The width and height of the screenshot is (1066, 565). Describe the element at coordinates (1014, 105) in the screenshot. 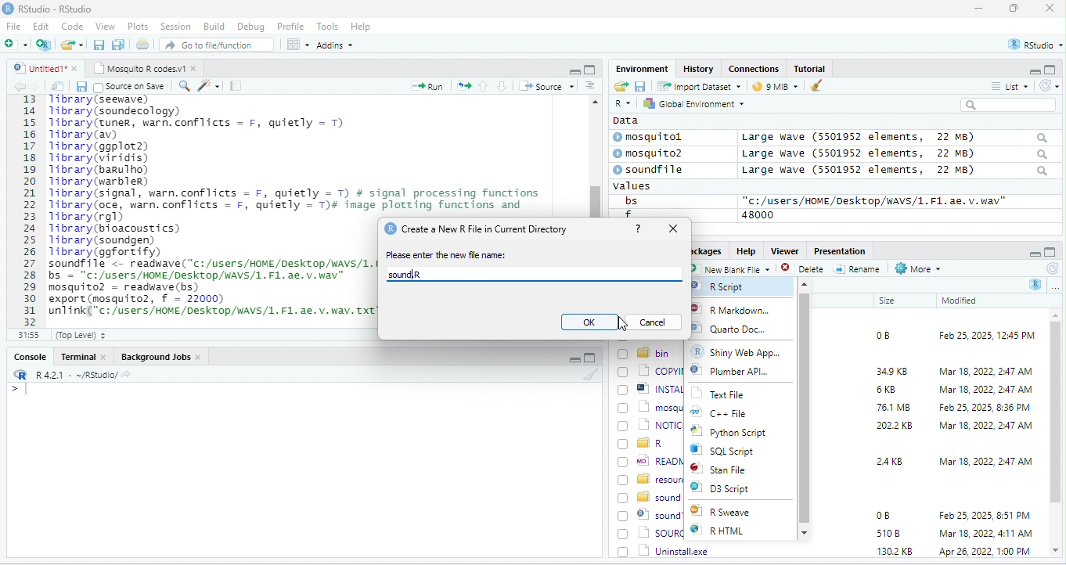

I see `search` at that location.